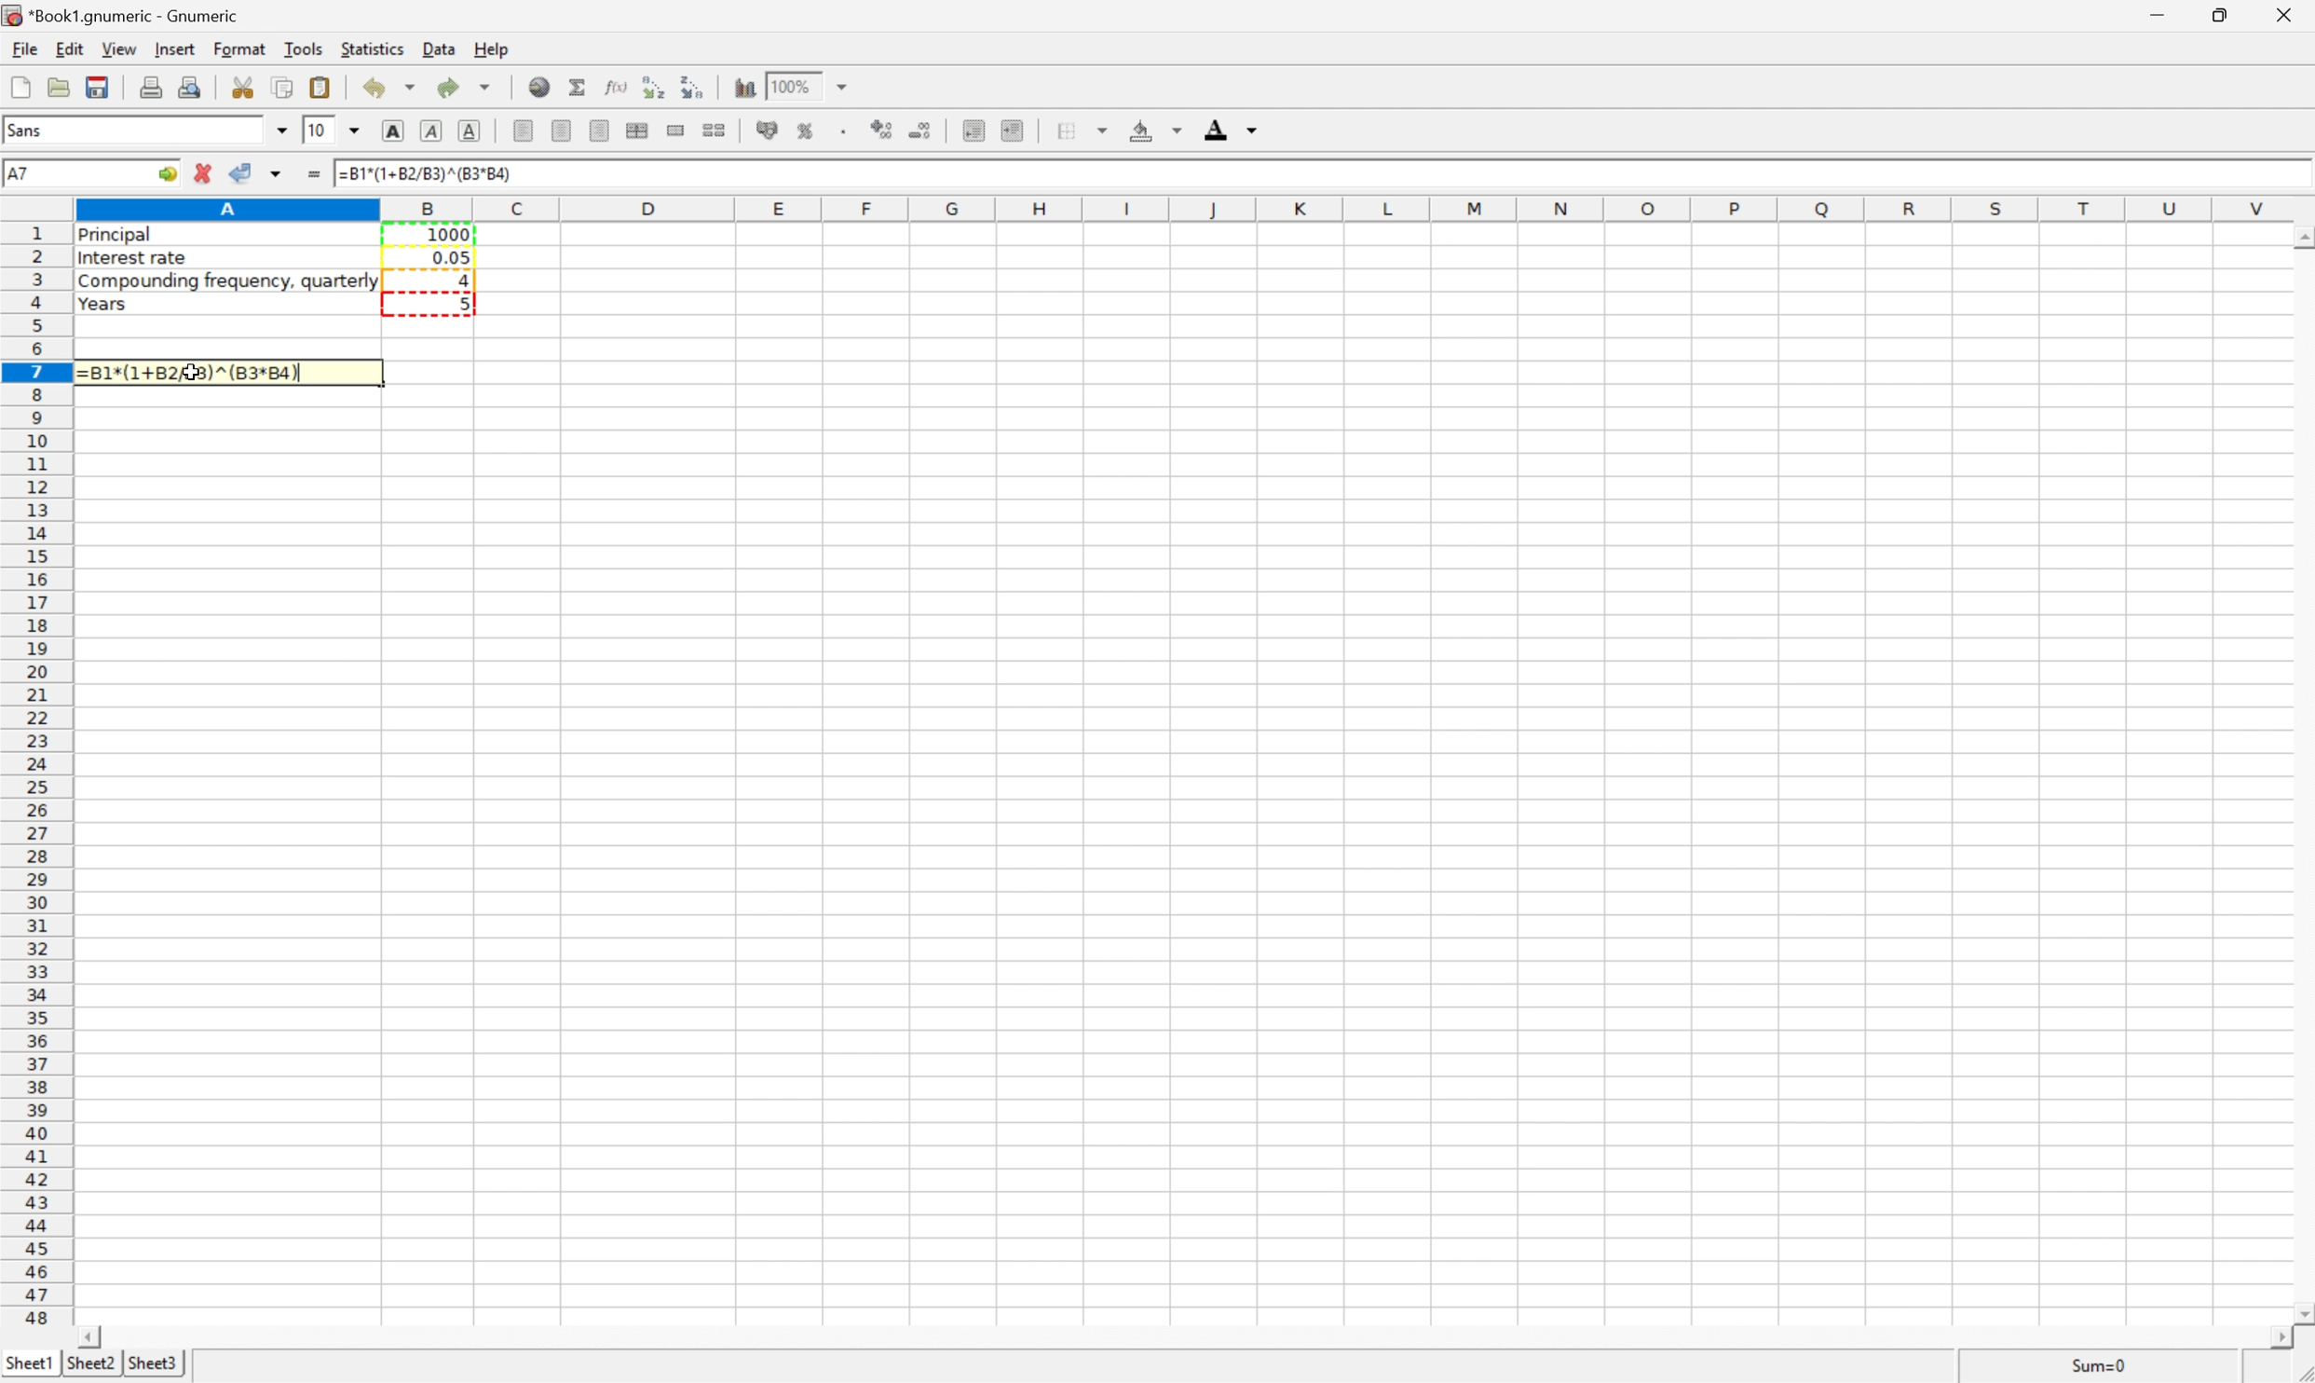 The height and width of the screenshot is (1383, 2315). I want to click on minimize, so click(2161, 15).